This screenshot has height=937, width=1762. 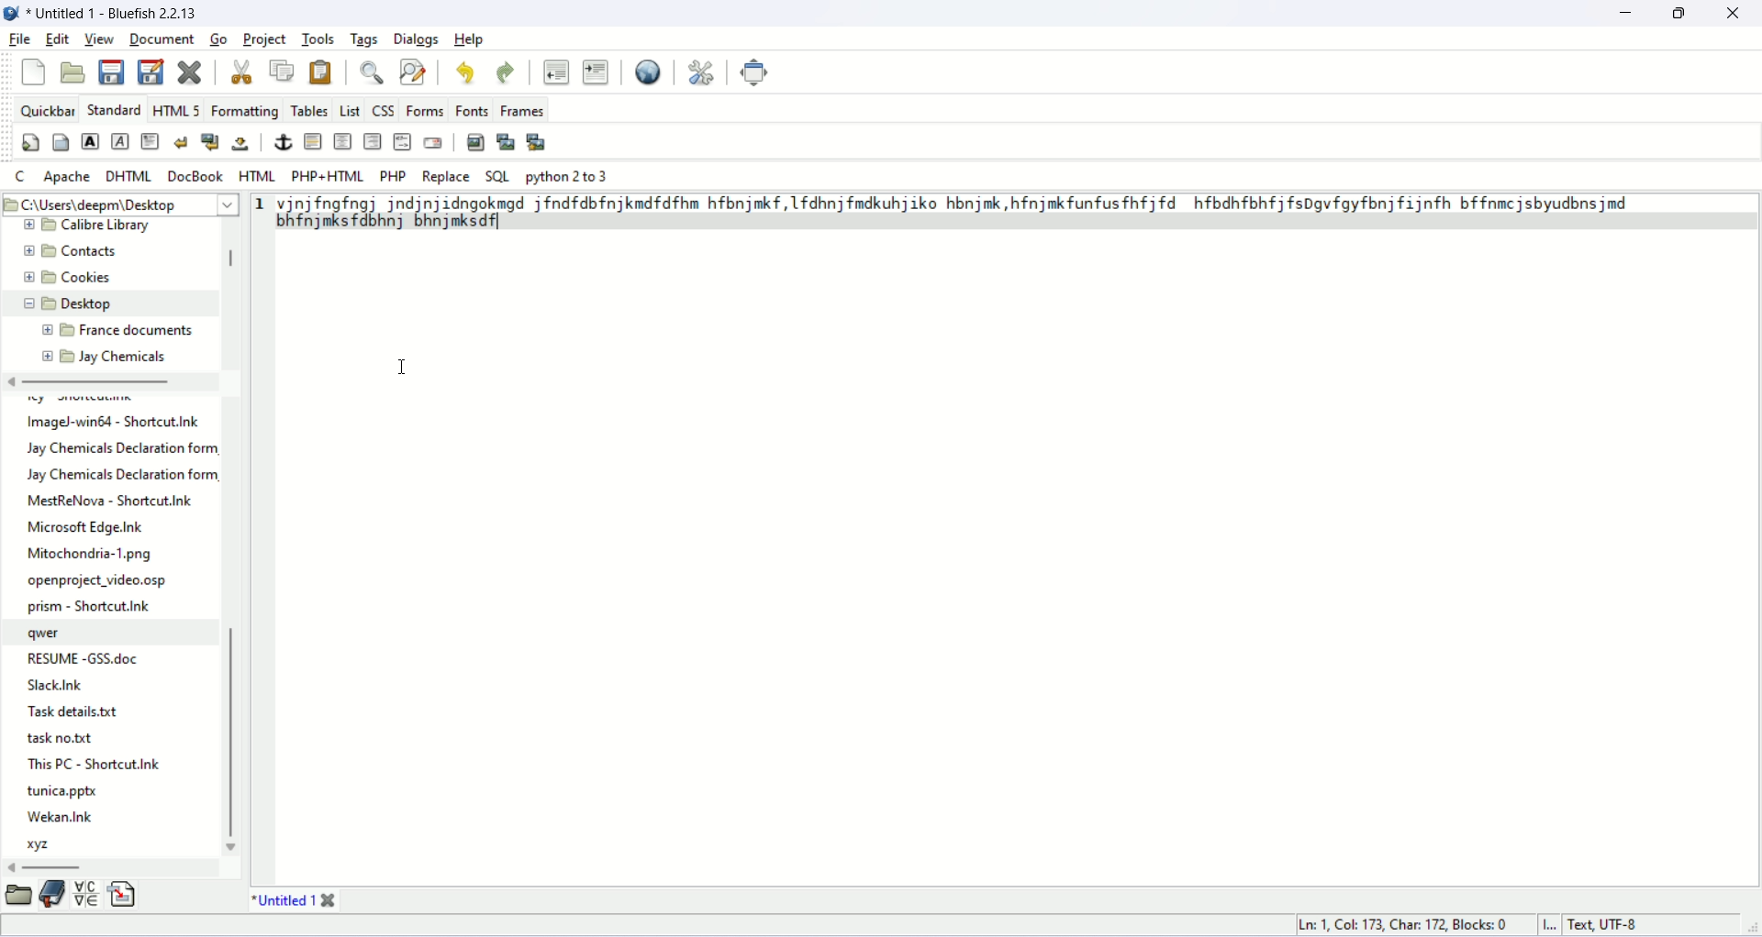 What do you see at coordinates (55, 39) in the screenshot?
I see `edit` at bounding box center [55, 39].